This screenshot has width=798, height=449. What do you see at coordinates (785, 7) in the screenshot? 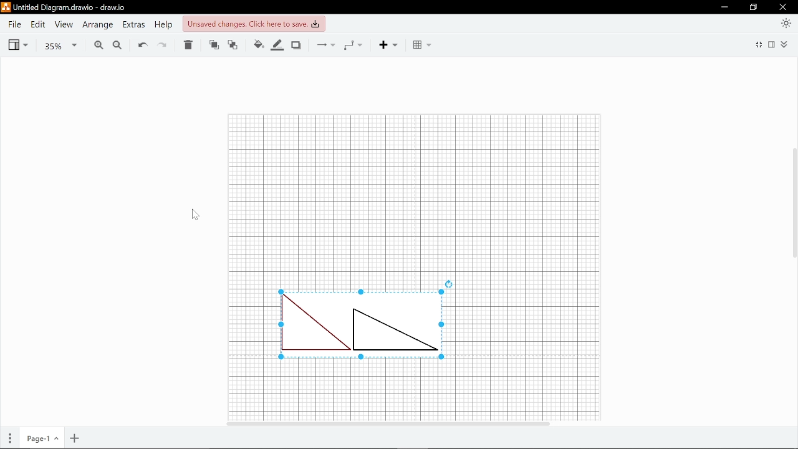
I see `Close` at bounding box center [785, 7].